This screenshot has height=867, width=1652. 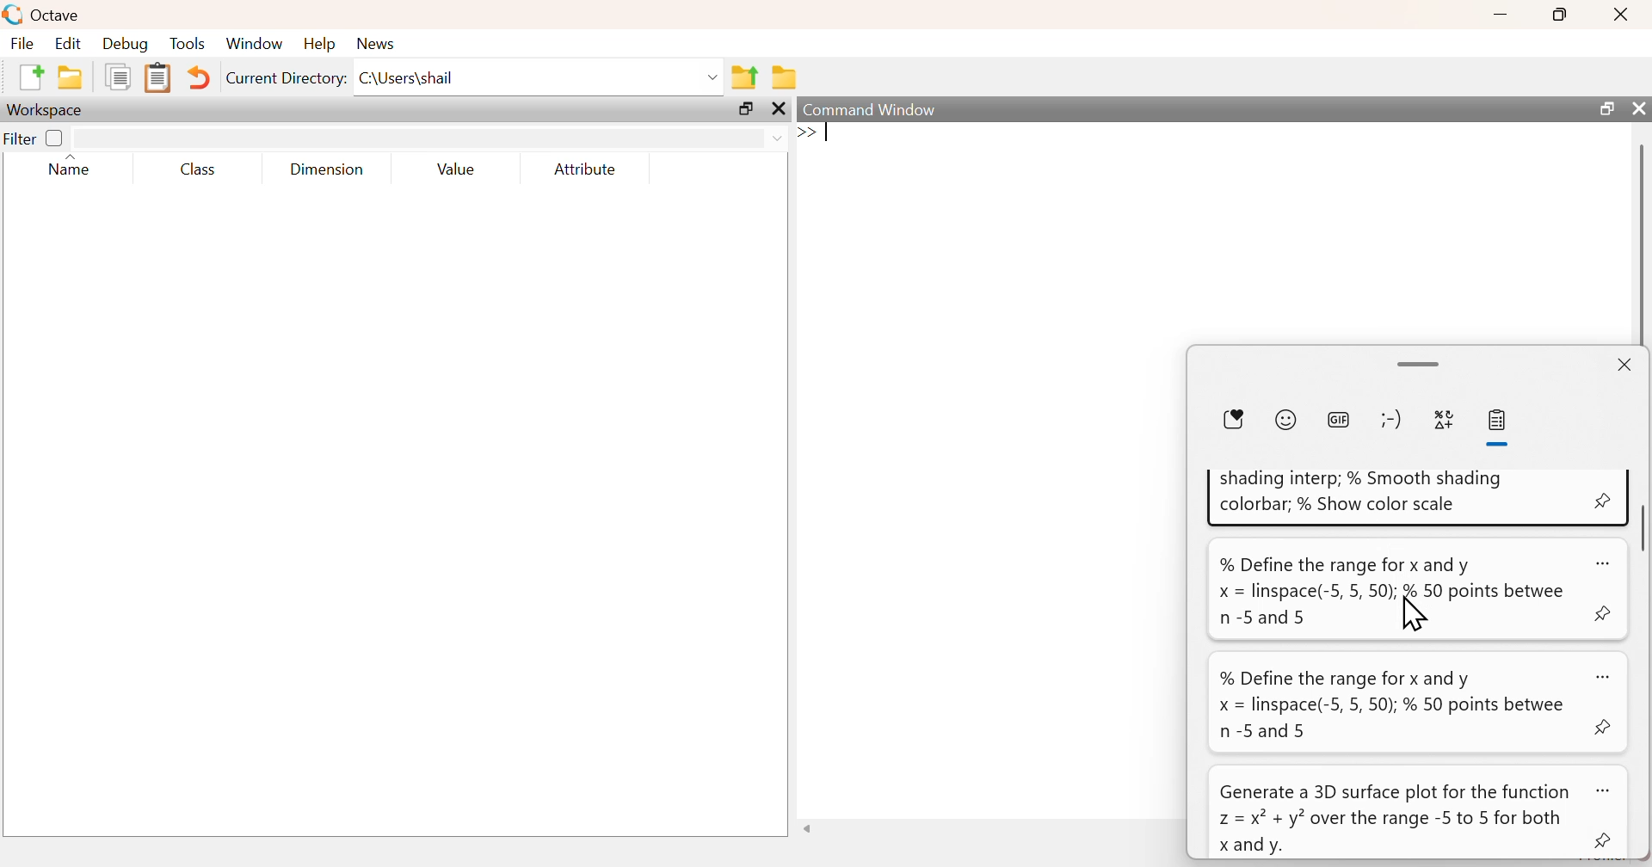 What do you see at coordinates (1392, 419) in the screenshot?
I see `Emoticon` at bounding box center [1392, 419].